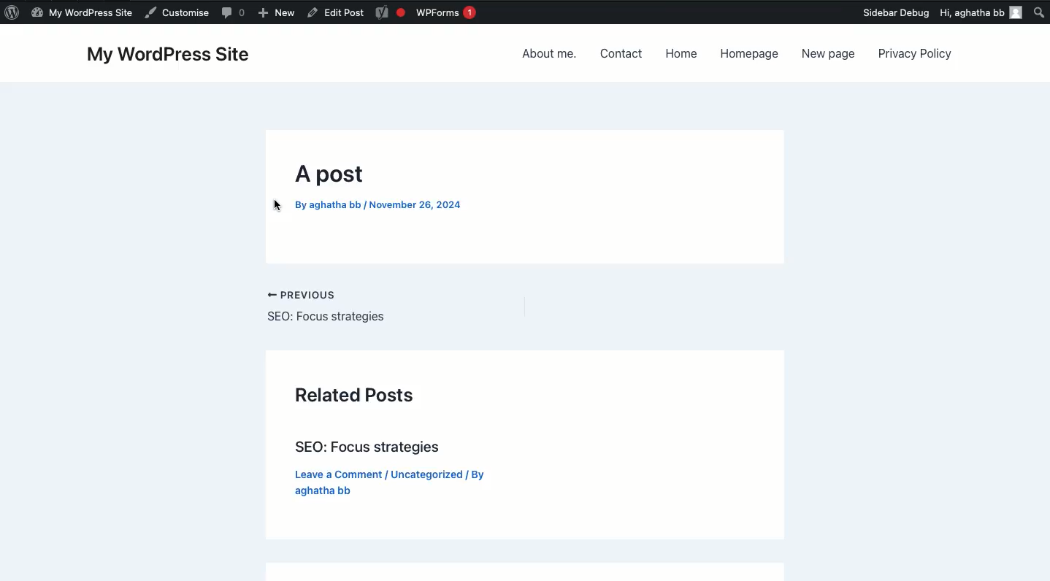 The image size is (1050, 581). What do you see at coordinates (379, 193) in the screenshot?
I see `Post` at bounding box center [379, 193].